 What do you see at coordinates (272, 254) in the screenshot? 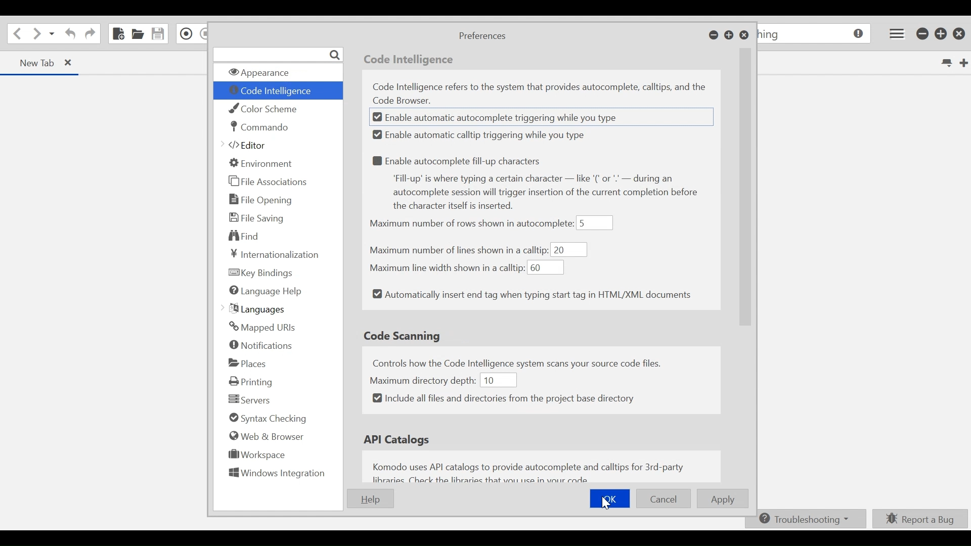
I see `Internationalization` at bounding box center [272, 254].